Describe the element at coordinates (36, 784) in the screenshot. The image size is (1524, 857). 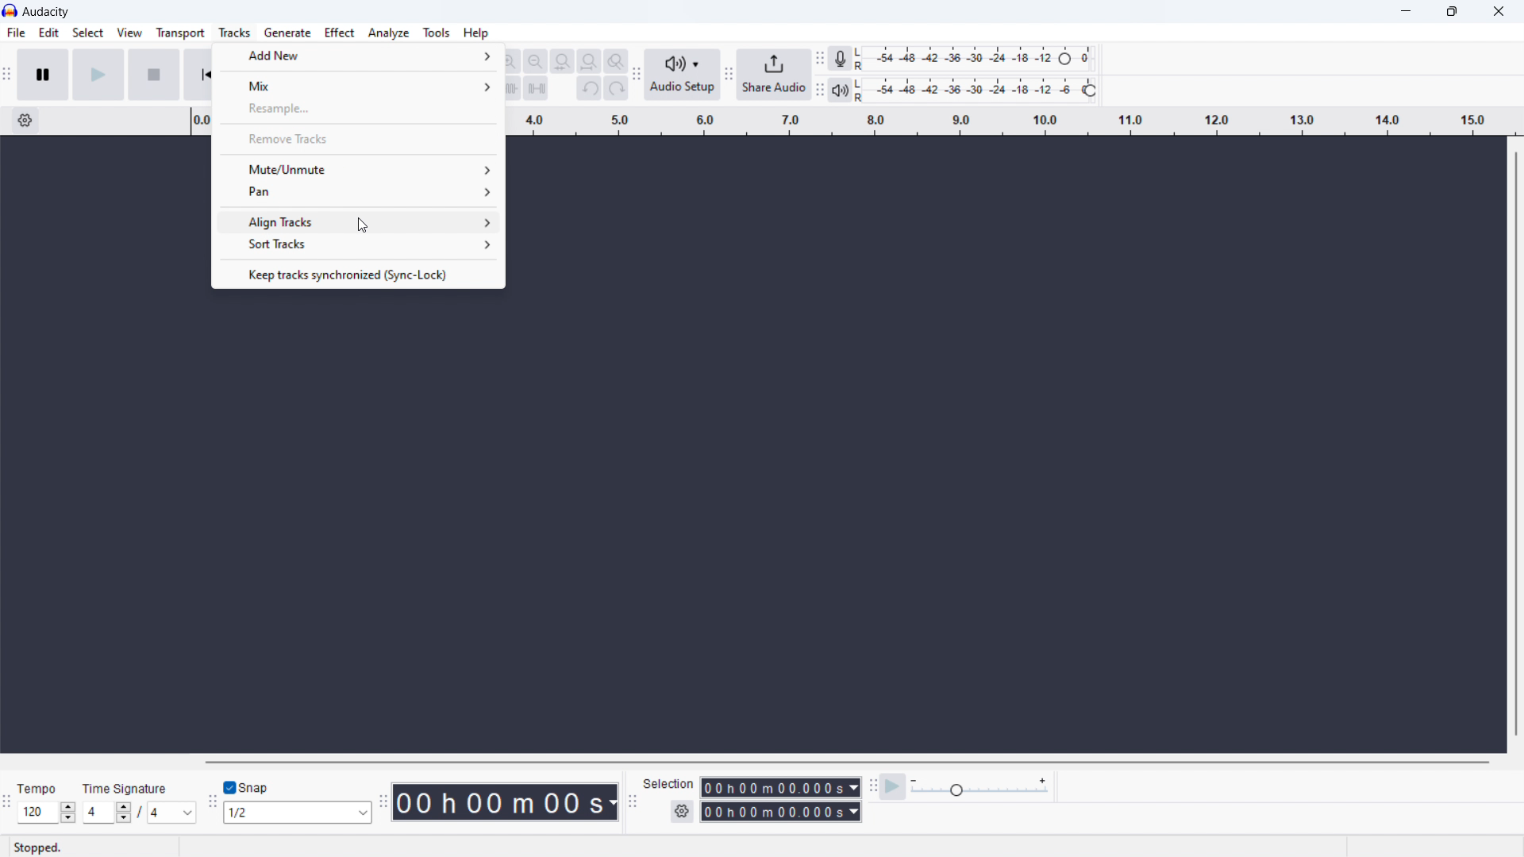
I see `Tempo` at that location.